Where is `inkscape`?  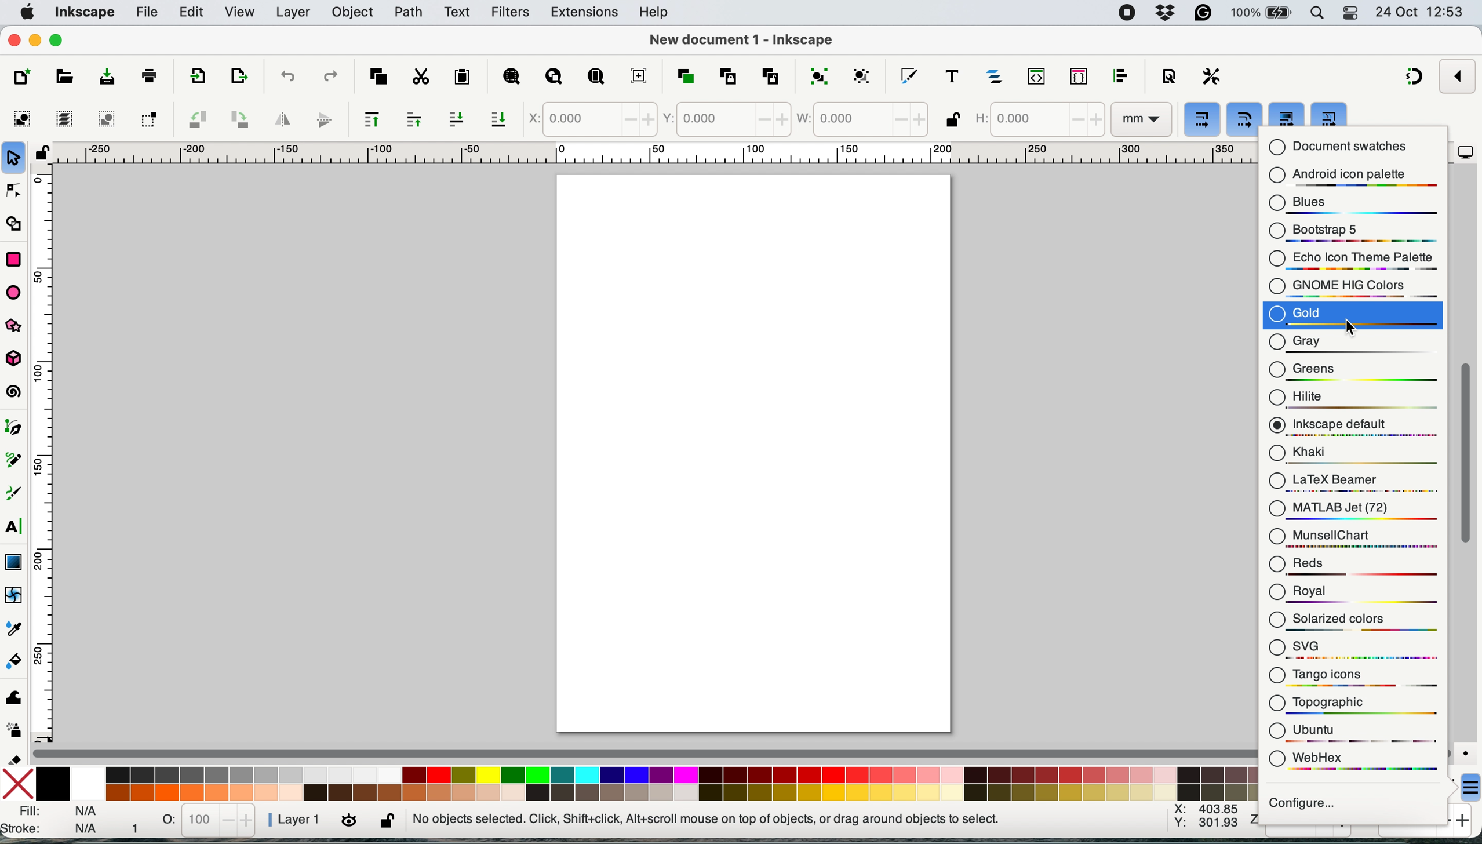
inkscape is located at coordinates (86, 12).